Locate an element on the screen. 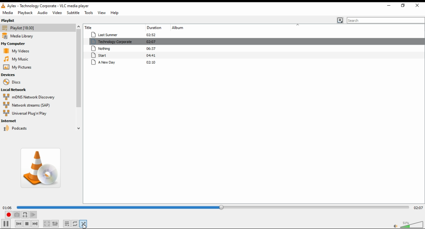 The height and width of the screenshot is (229, 425). playback is located at coordinates (26, 13).